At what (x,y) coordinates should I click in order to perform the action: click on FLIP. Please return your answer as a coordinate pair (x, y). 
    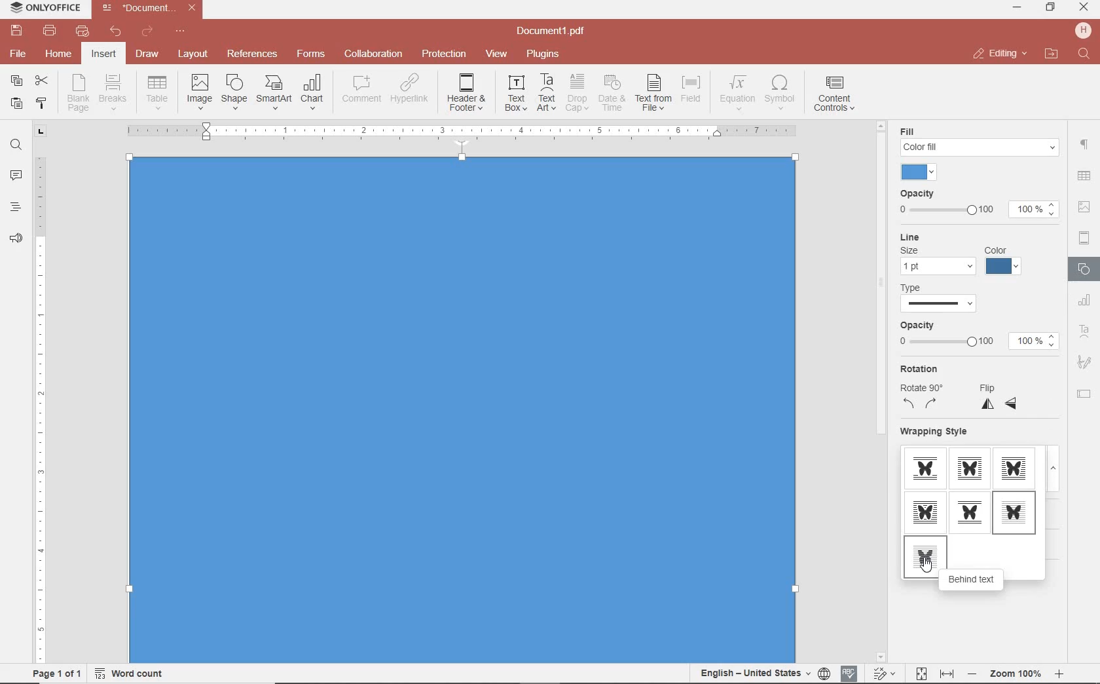
    Looking at the image, I should click on (1002, 397).